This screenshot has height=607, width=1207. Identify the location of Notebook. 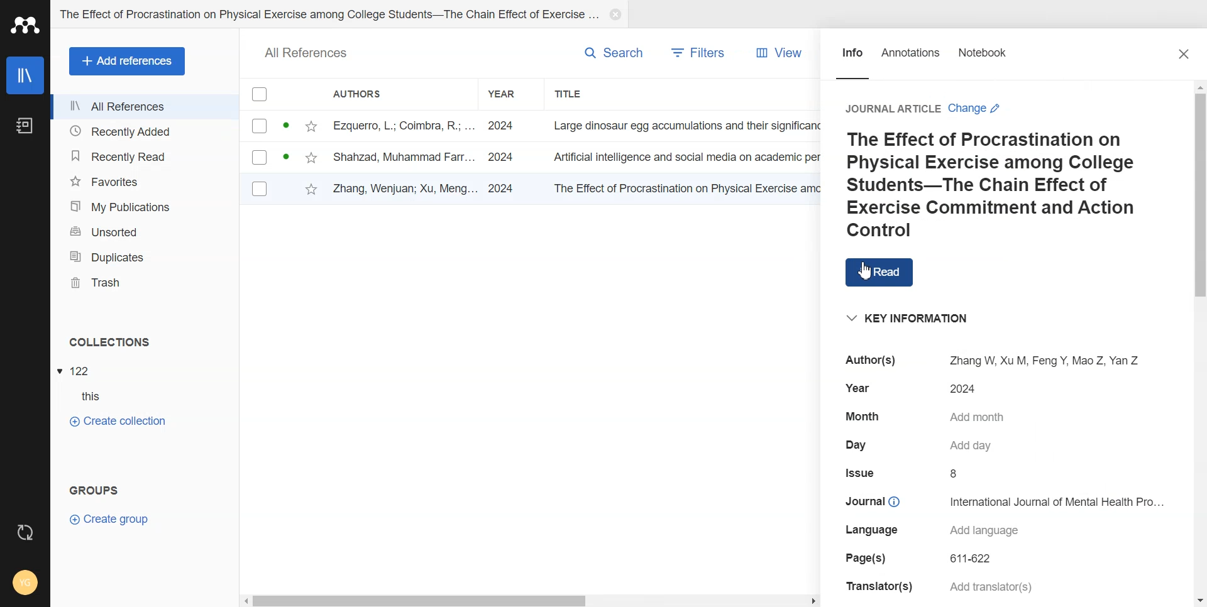
(984, 55).